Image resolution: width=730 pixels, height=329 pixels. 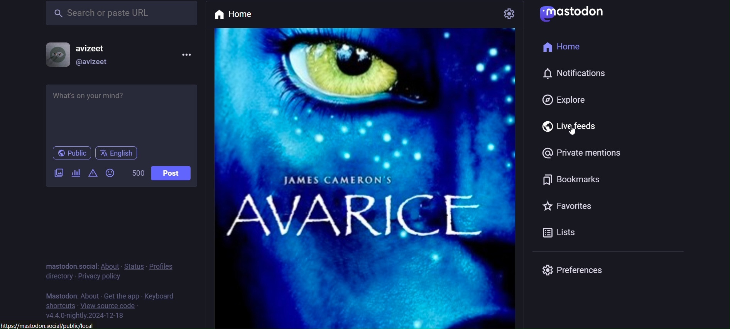 I want to click on english, so click(x=117, y=154).